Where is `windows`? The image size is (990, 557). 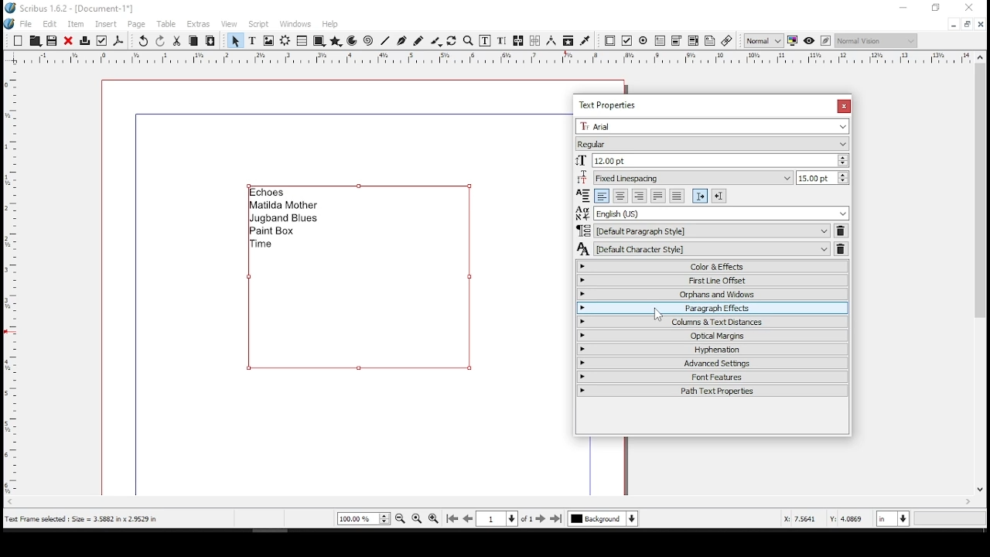 windows is located at coordinates (295, 24).